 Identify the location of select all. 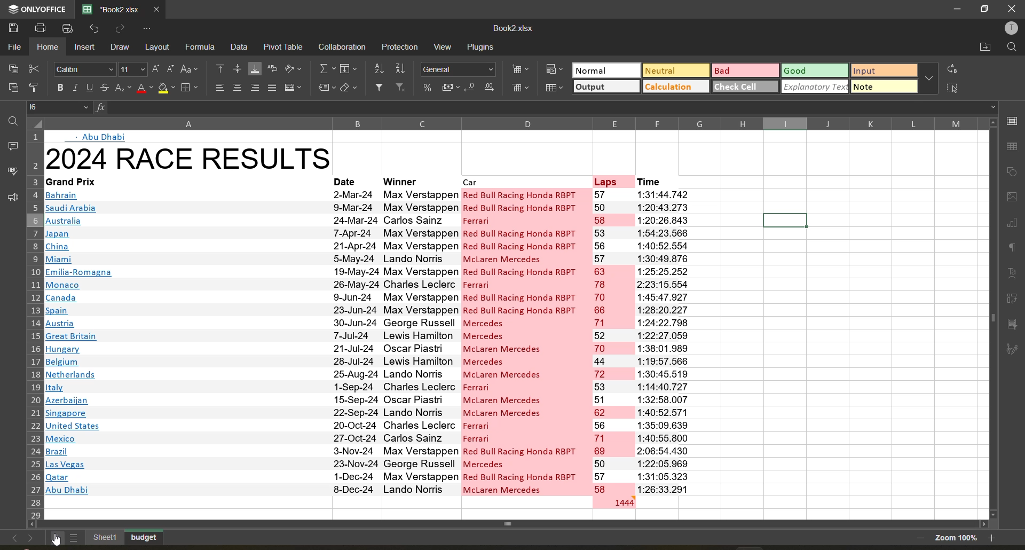
(957, 89).